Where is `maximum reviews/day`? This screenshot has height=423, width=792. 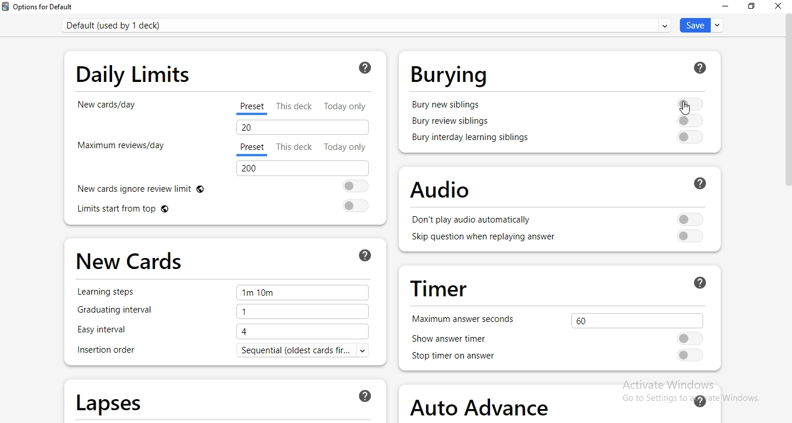 maximum reviews/day is located at coordinates (120, 150).